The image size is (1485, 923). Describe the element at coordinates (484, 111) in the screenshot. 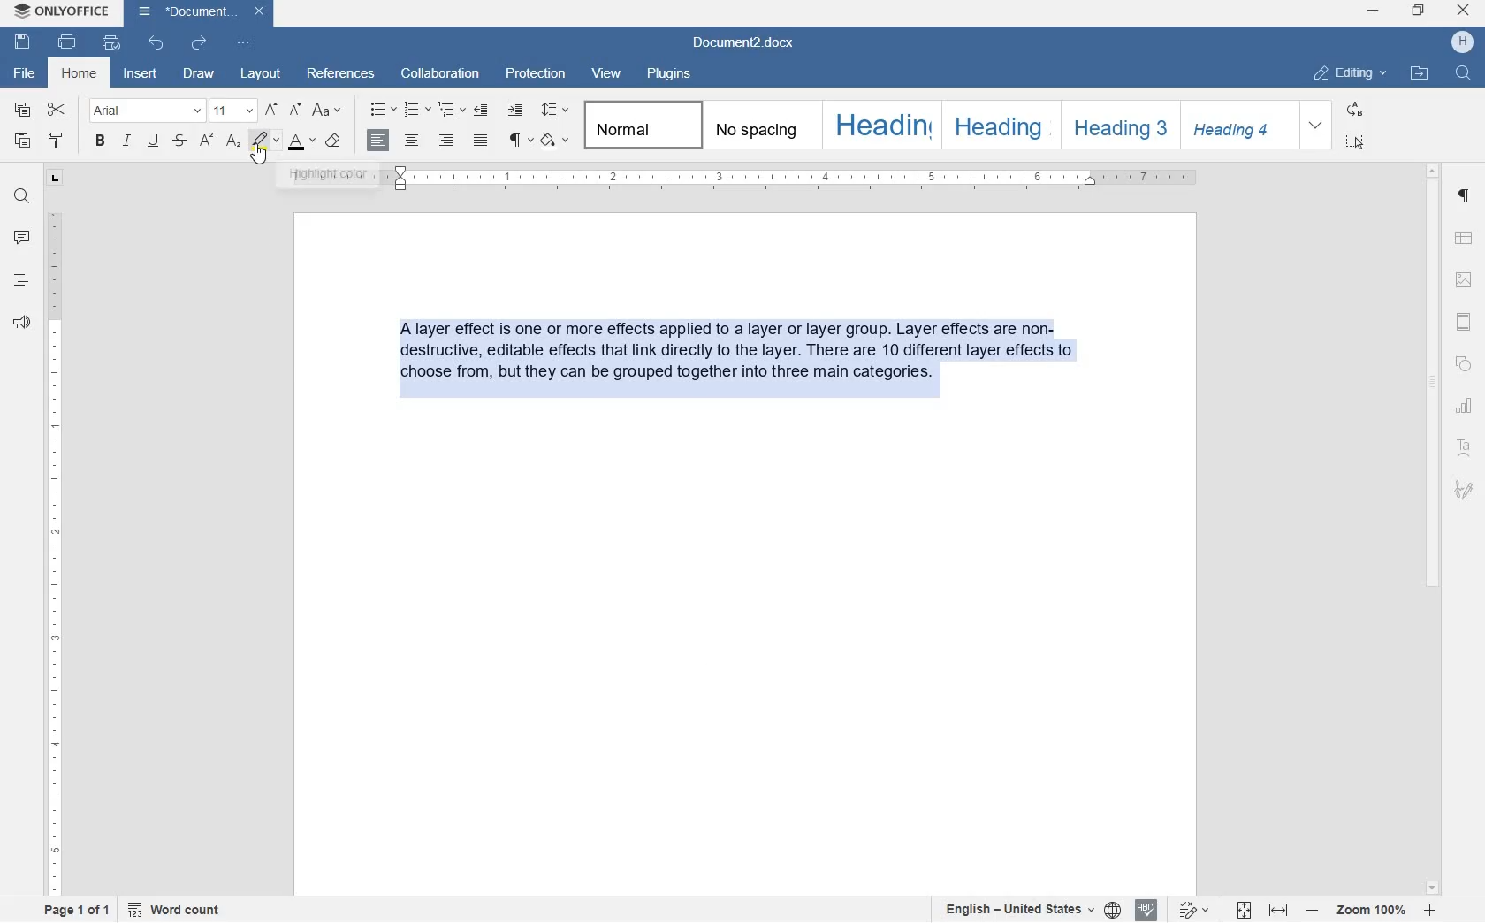

I see `DECREASE INDENT` at that location.